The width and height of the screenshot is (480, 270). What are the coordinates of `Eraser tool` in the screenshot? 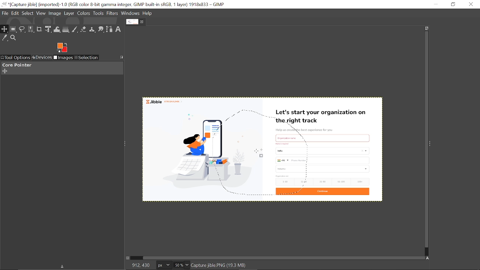 It's located at (83, 30).